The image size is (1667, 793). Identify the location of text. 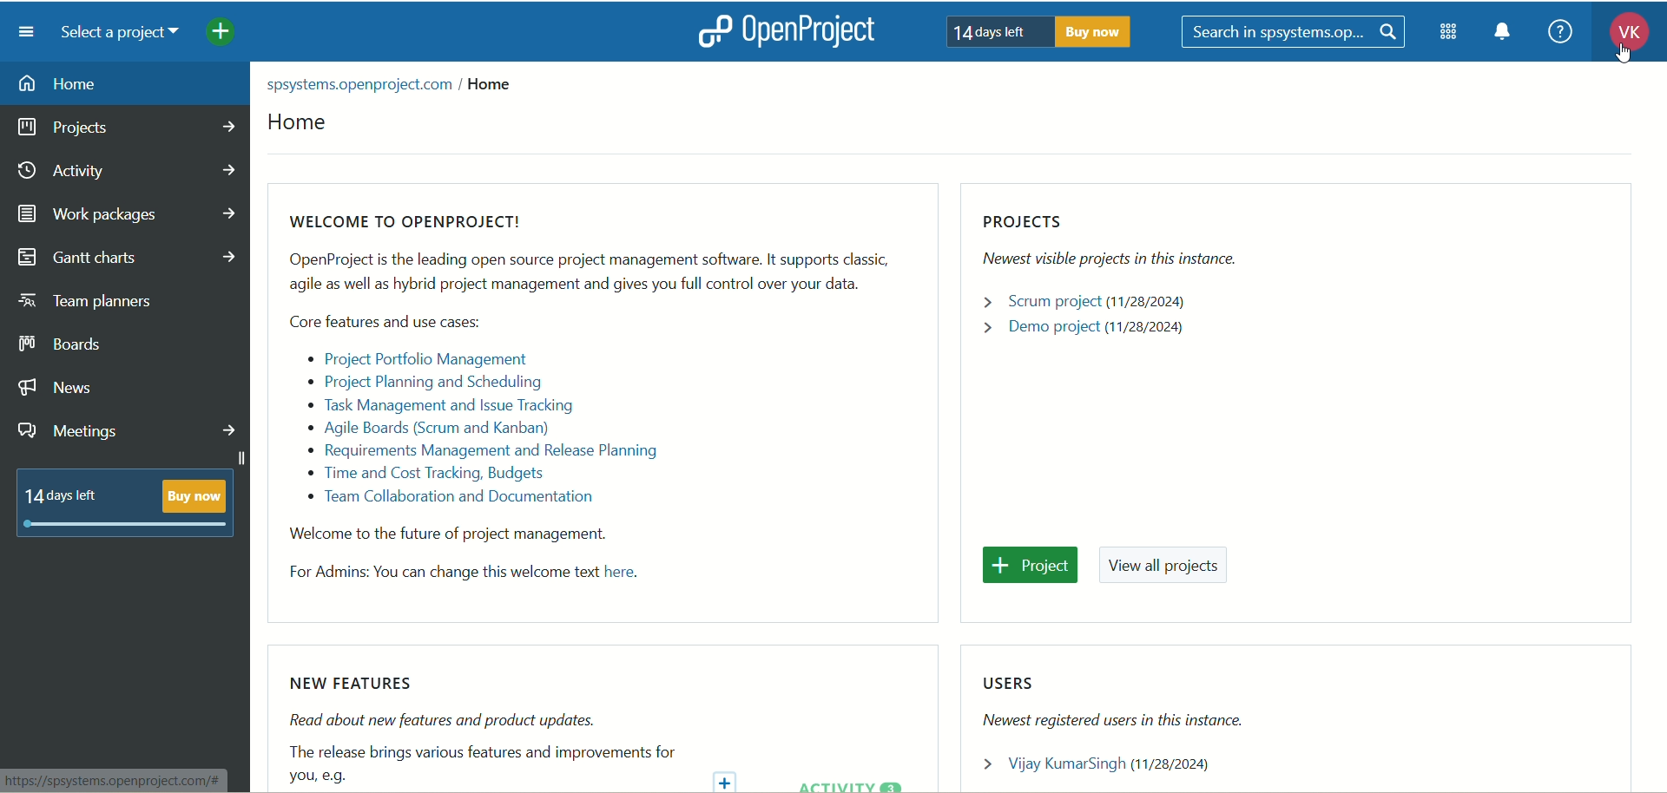
(126, 503).